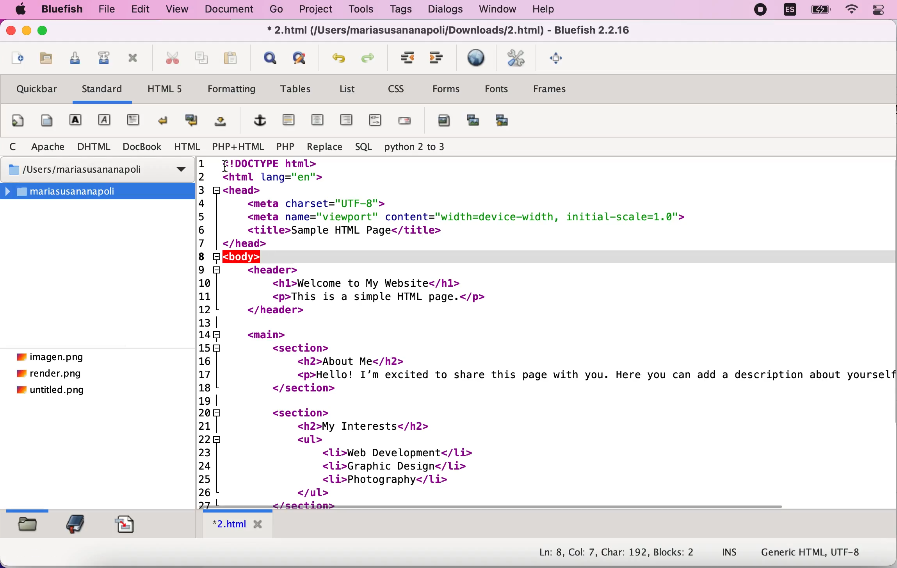 The width and height of the screenshot is (897, 568). I want to click on fonts, so click(497, 91).